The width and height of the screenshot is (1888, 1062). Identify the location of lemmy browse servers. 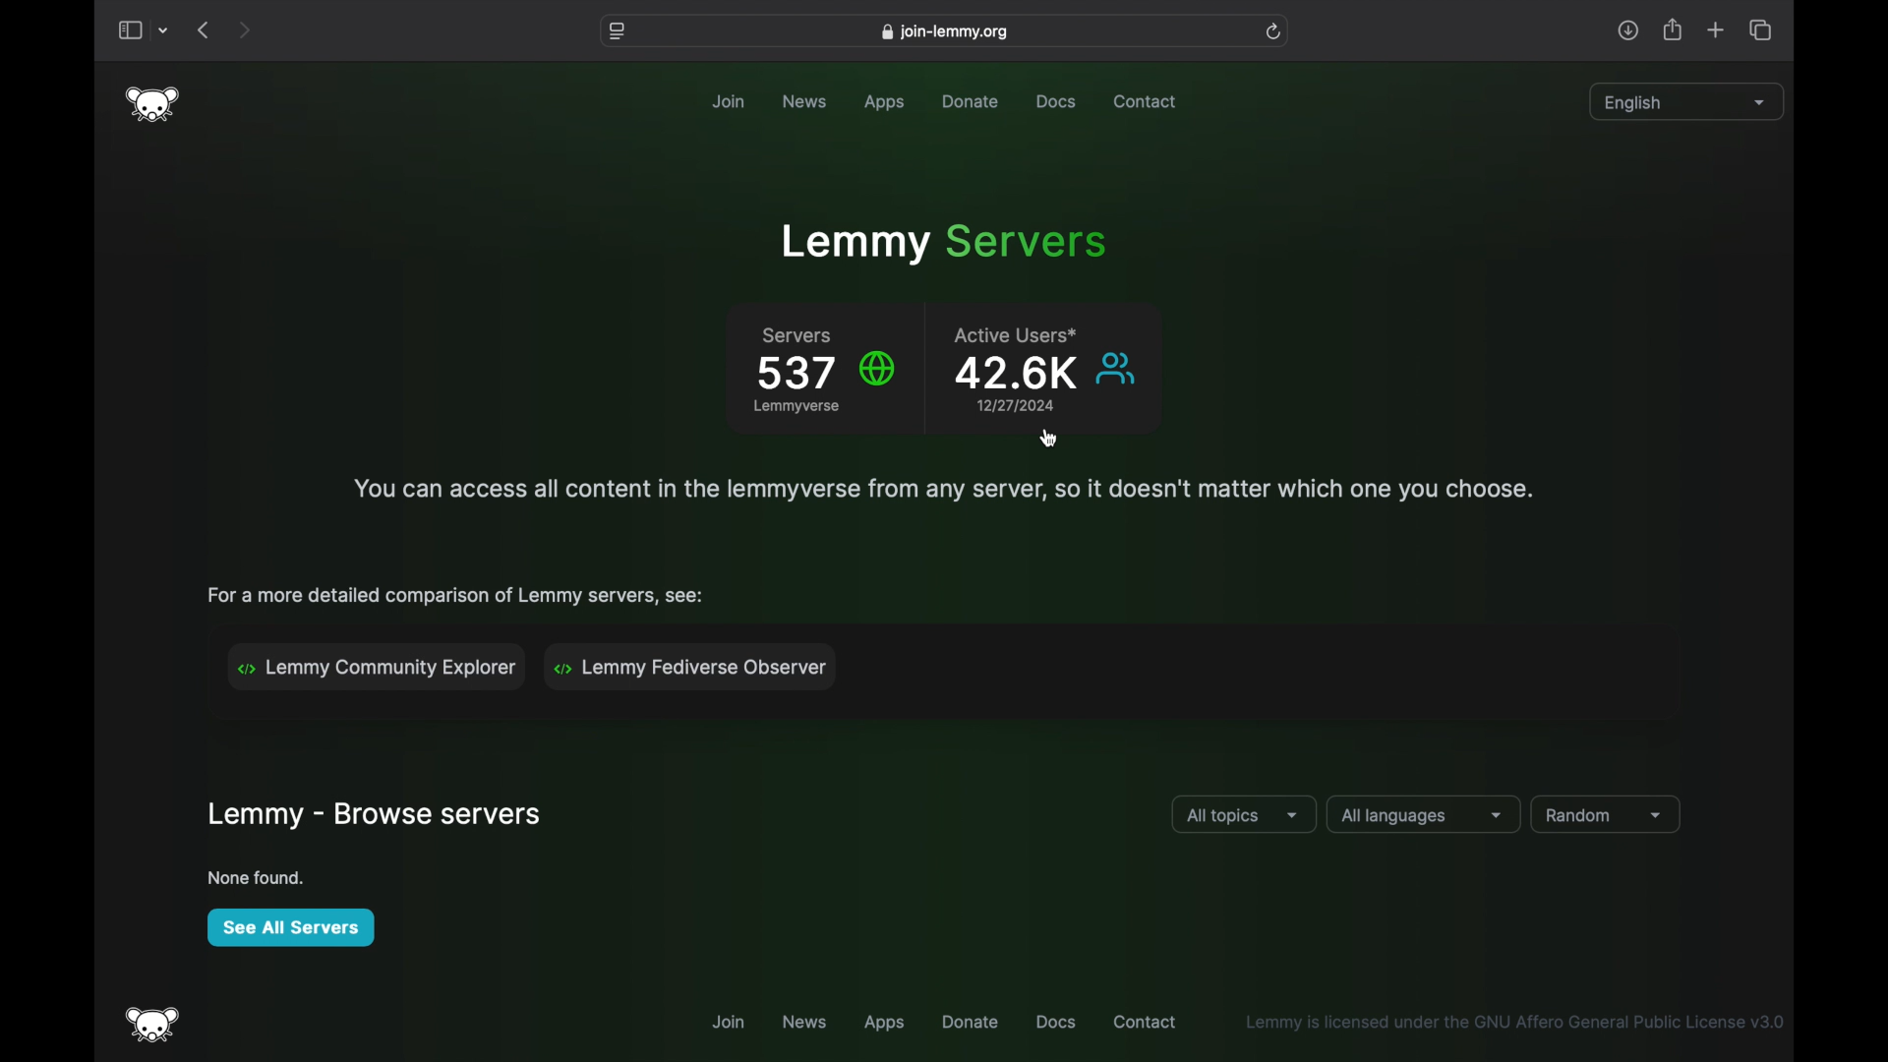
(373, 816).